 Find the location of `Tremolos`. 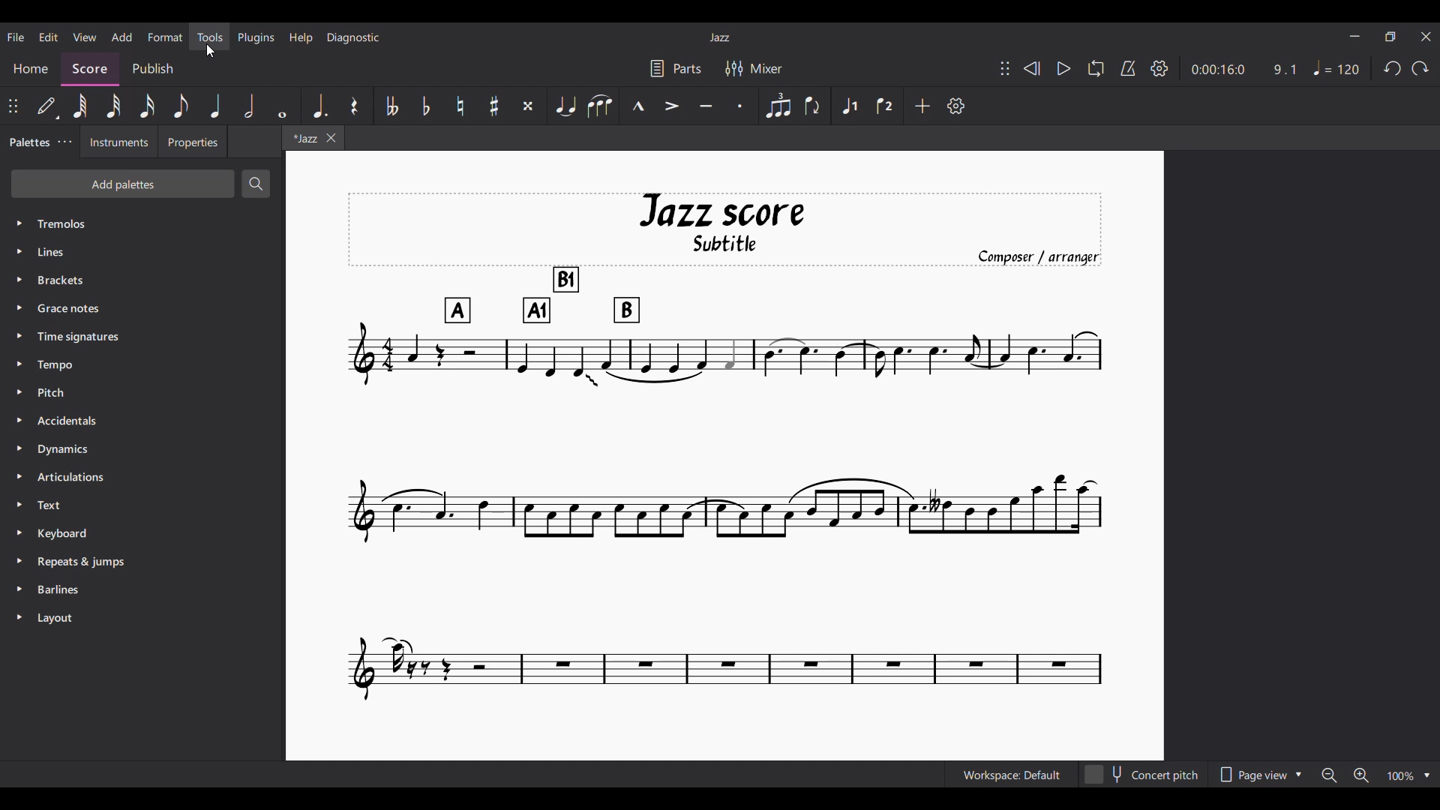

Tremolos is located at coordinates (142, 224).